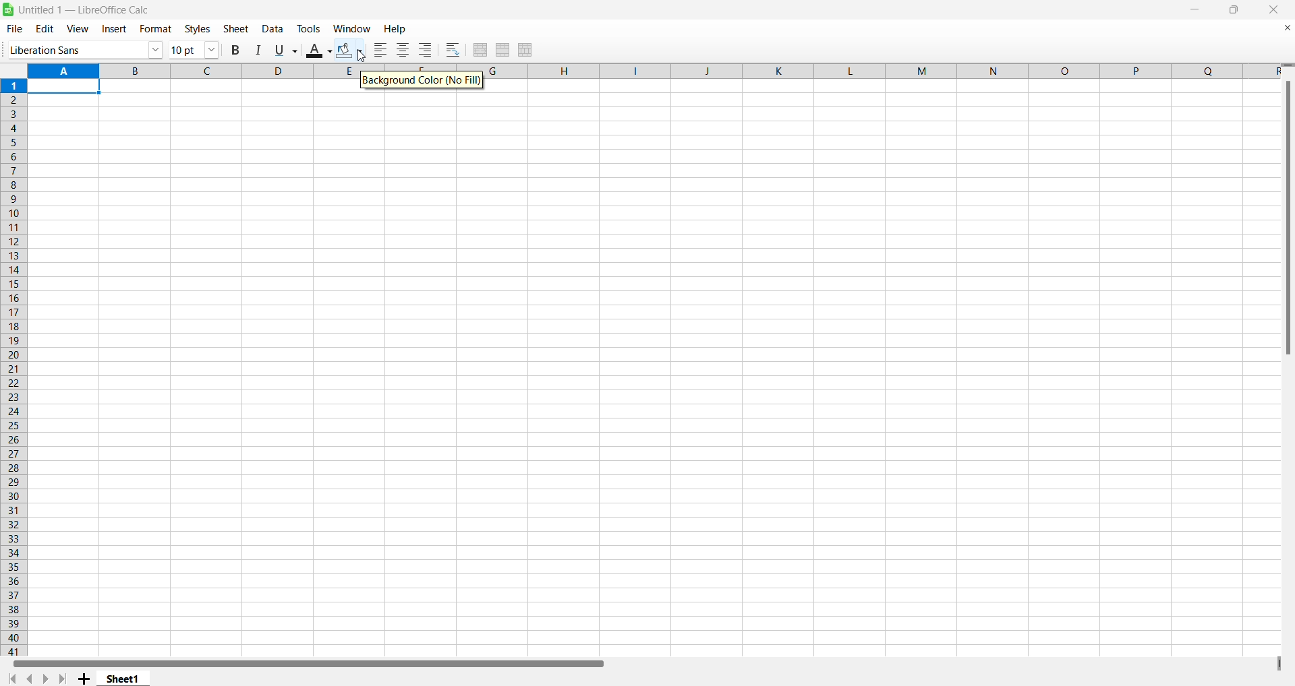 Image resolution: width=1295 pixels, height=686 pixels. I want to click on help, so click(395, 28).